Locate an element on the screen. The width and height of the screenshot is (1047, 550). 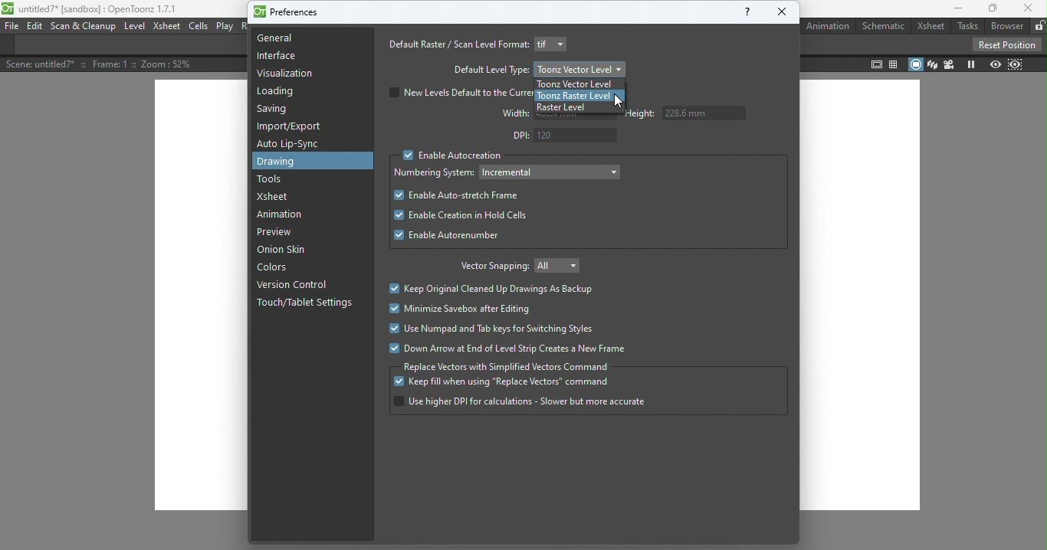
3D view is located at coordinates (931, 64).